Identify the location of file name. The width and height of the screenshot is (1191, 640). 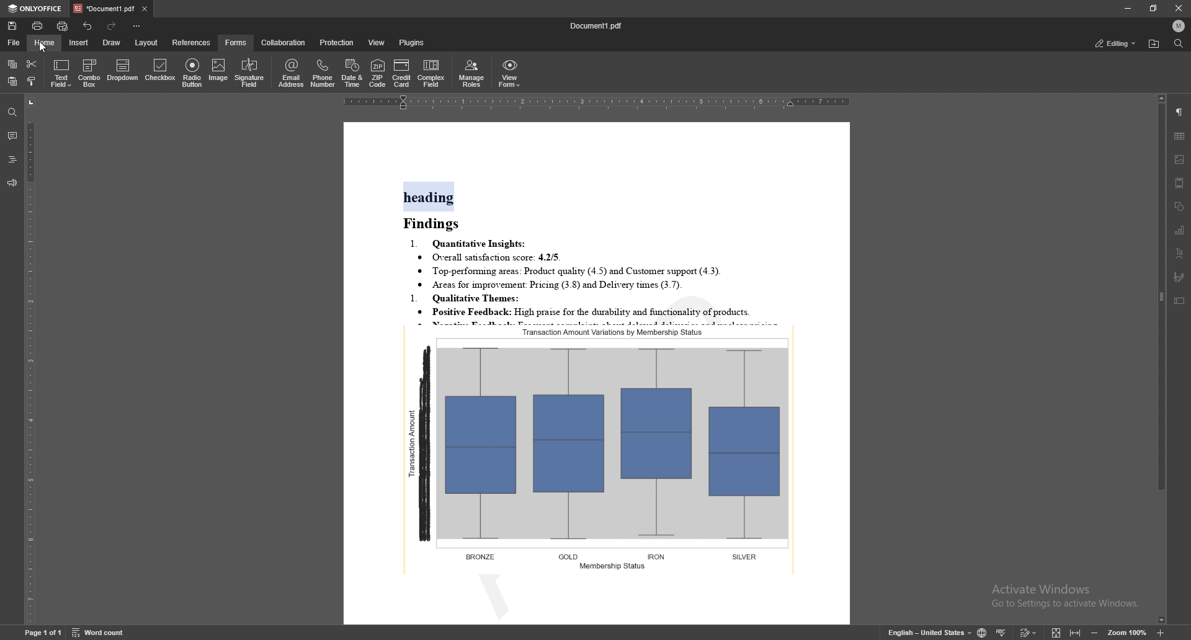
(599, 25).